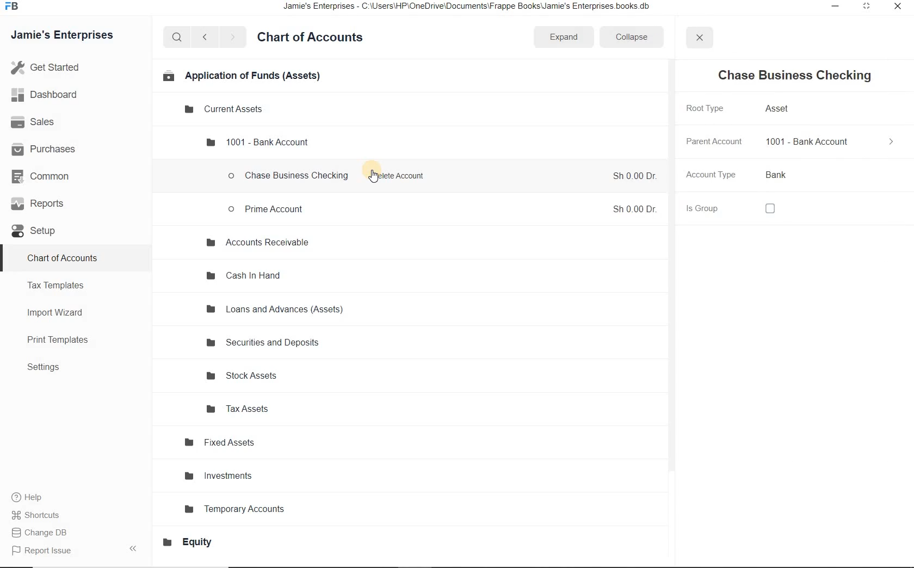 This screenshot has height=568, width=914. I want to click on close, so click(700, 39).